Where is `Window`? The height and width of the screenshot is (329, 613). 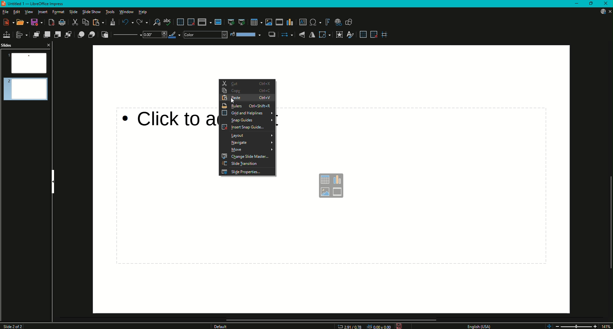 Window is located at coordinates (127, 11).